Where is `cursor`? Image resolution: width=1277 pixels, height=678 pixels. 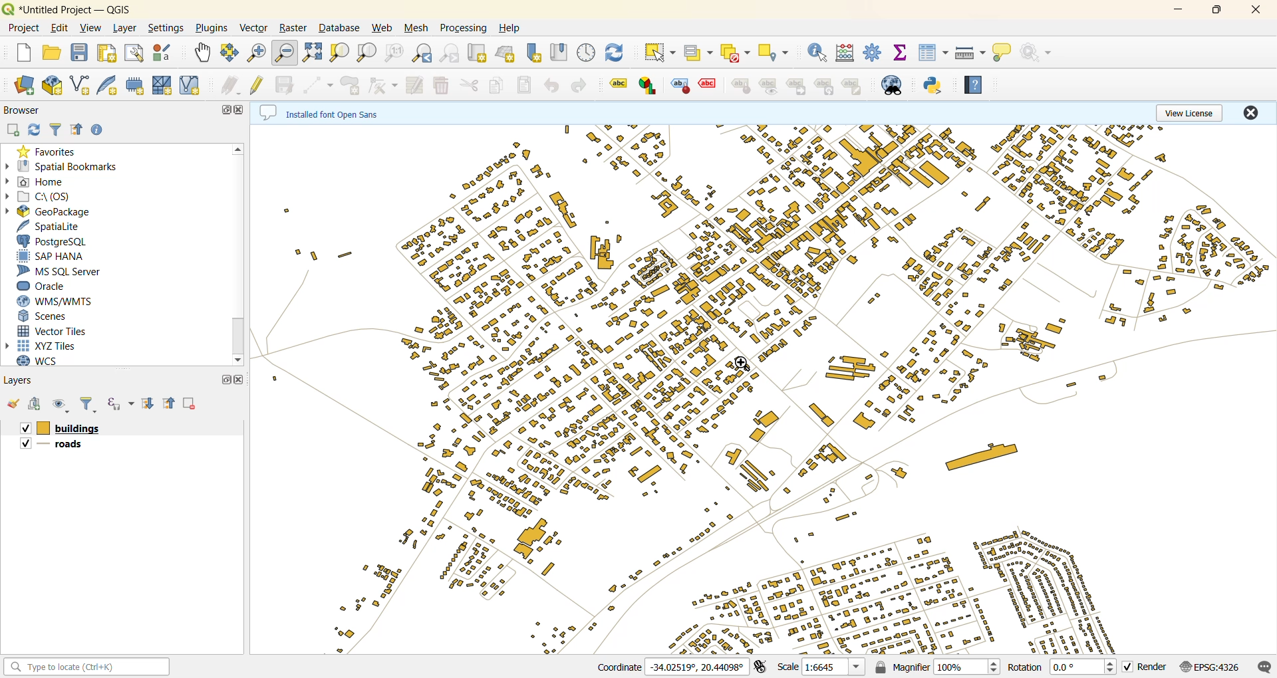 cursor is located at coordinates (745, 363).